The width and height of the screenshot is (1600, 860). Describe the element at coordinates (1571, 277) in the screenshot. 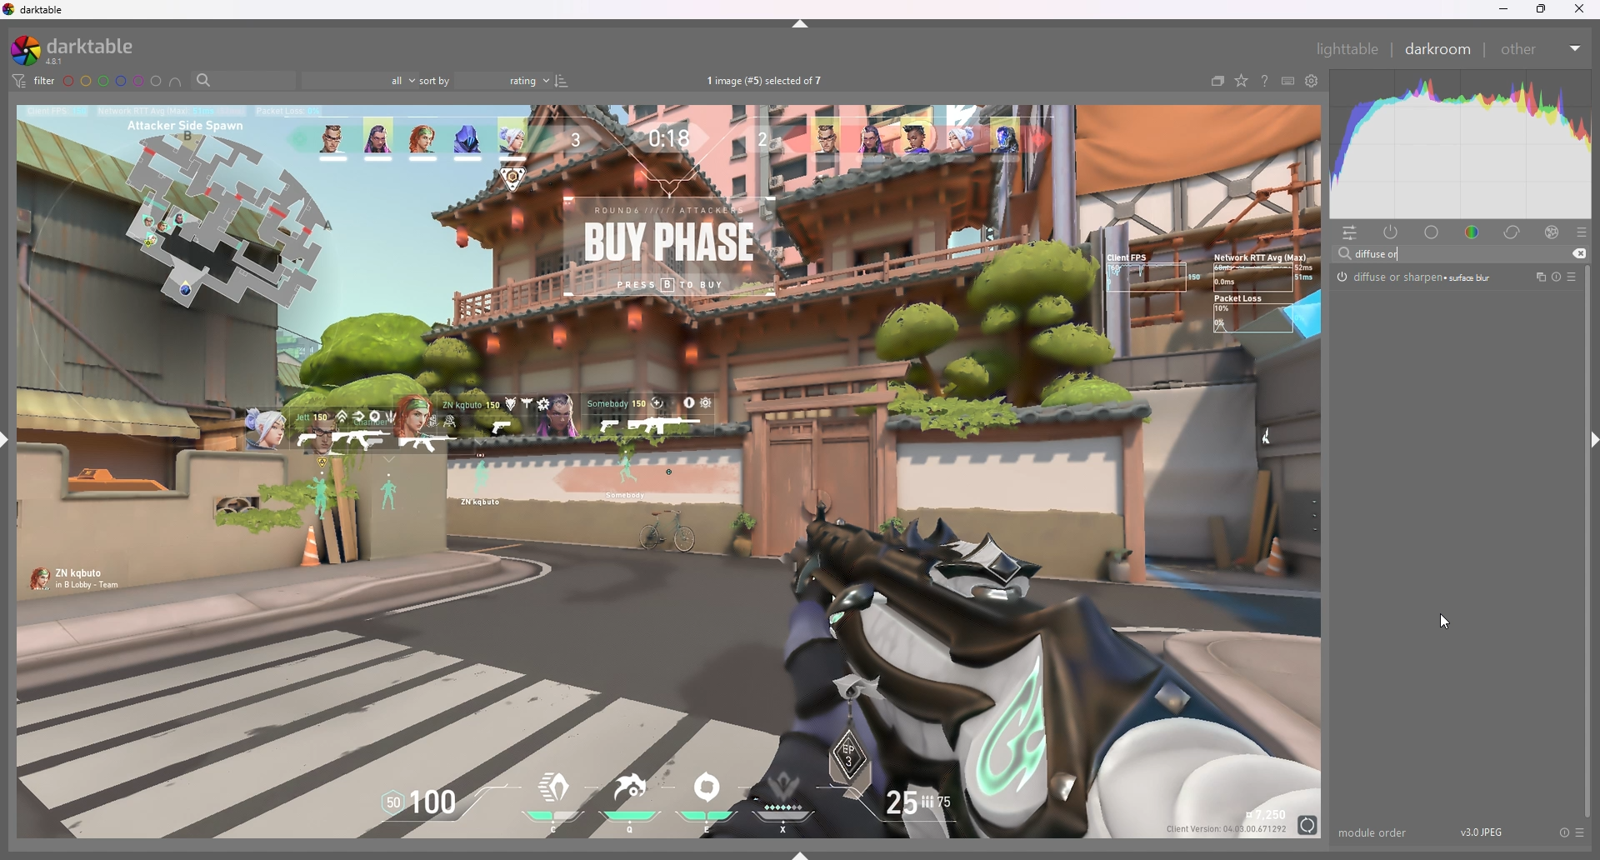

I see `presets` at that location.